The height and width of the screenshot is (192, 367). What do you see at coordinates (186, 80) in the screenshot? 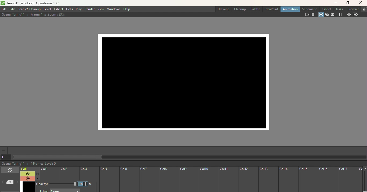
I see `Canvas` at bounding box center [186, 80].